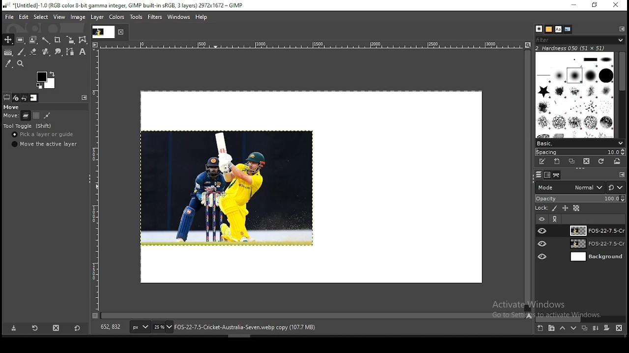 The width and height of the screenshot is (629, 353). What do you see at coordinates (550, 309) in the screenshot?
I see `text` at bounding box center [550, 309].